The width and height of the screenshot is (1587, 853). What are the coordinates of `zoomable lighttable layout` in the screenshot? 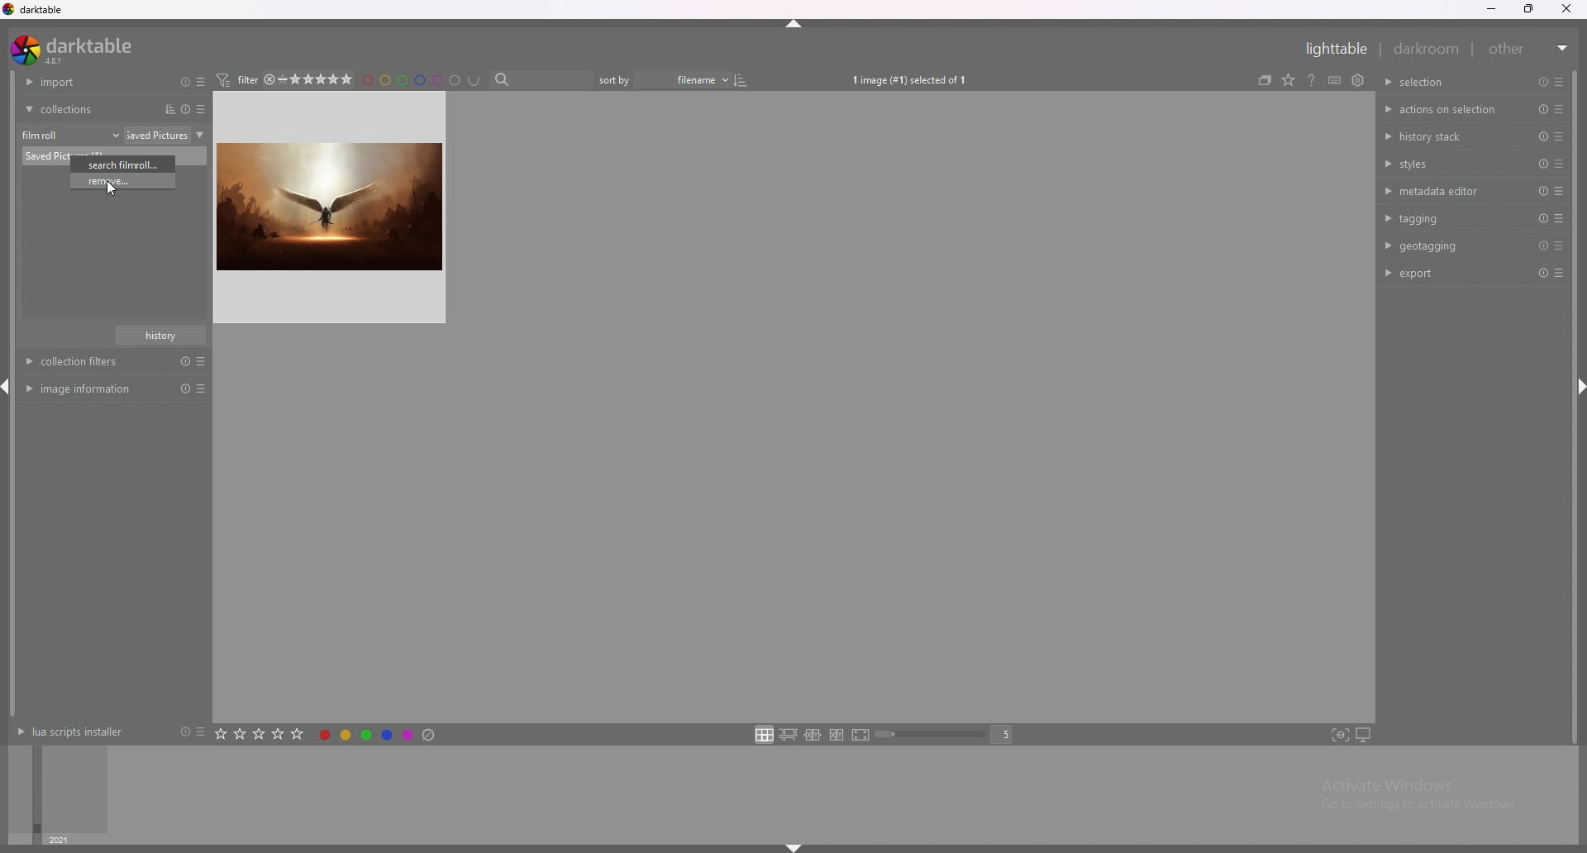 It's located at (788, 735).